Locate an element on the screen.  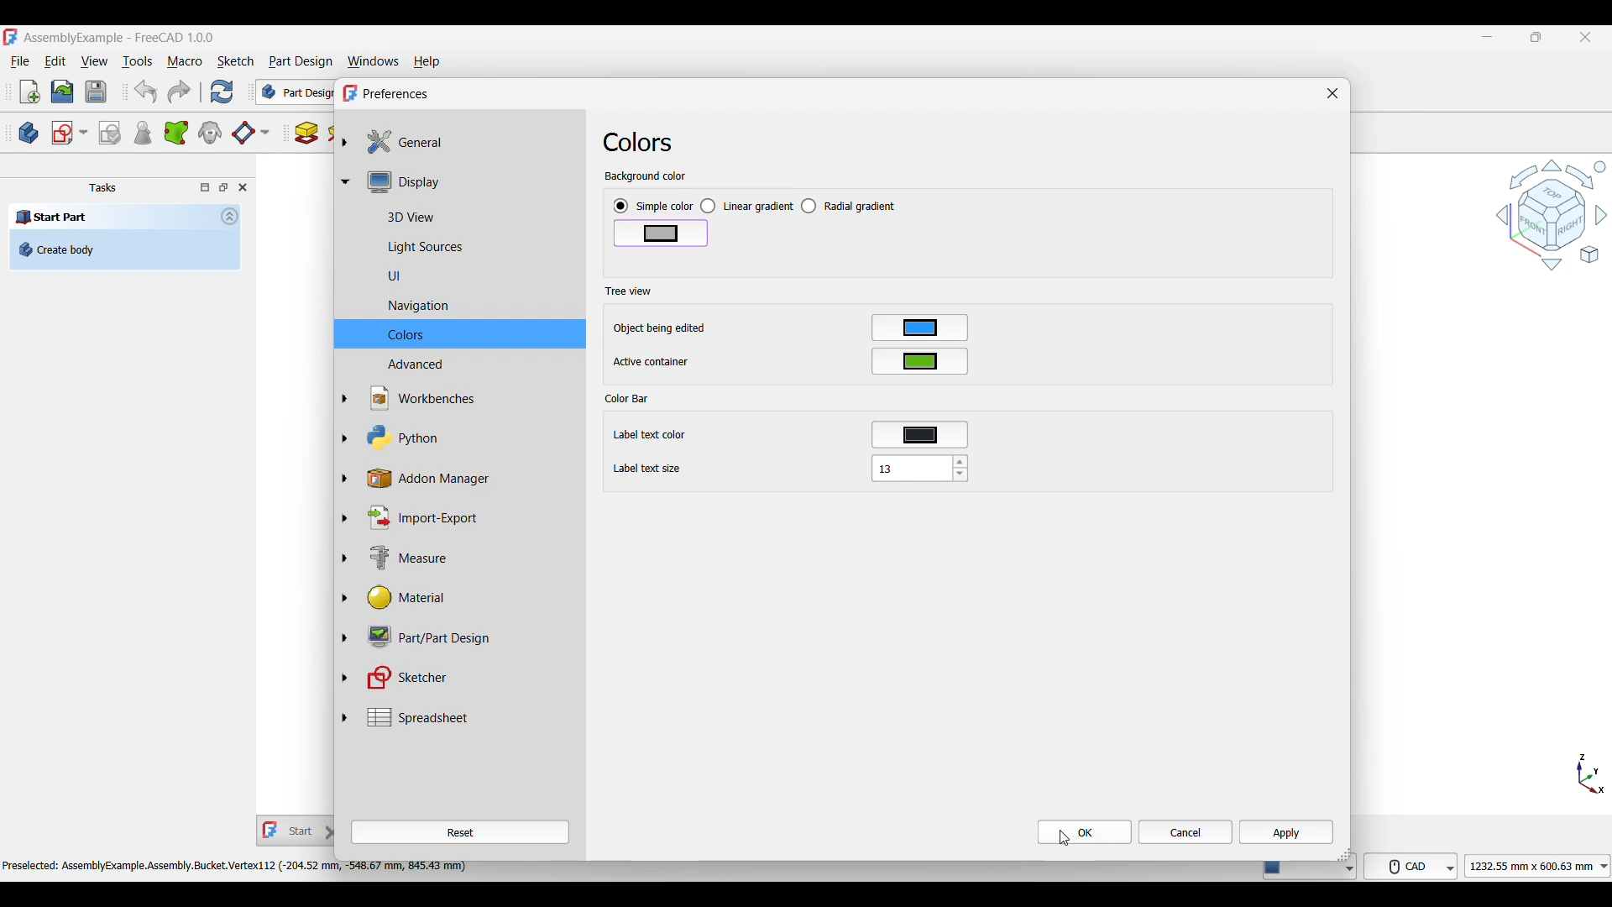
CAD is located at coordinates (1414, 865).